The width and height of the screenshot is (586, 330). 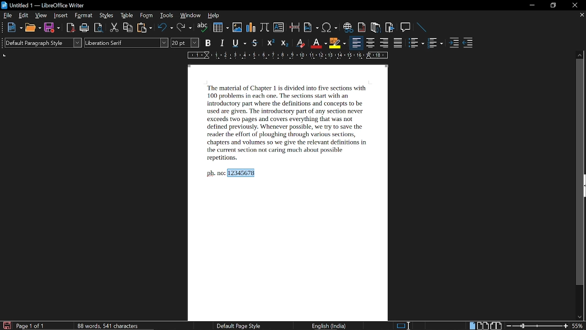 I want to click on bold, so click(x=207, y=44).